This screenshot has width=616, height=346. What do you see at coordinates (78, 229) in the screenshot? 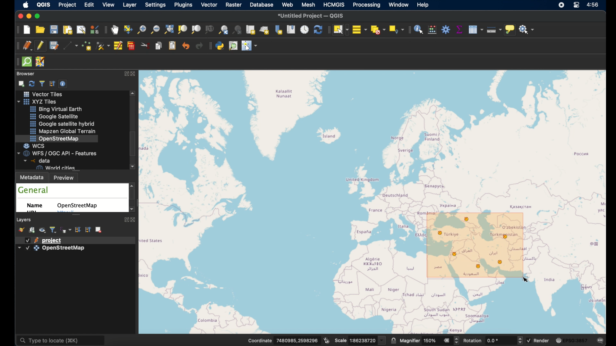
I see `expand all` at bounding box center [78, 229].